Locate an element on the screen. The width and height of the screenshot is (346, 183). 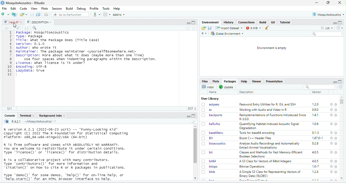
User Library is located at coordinates (210, 99).